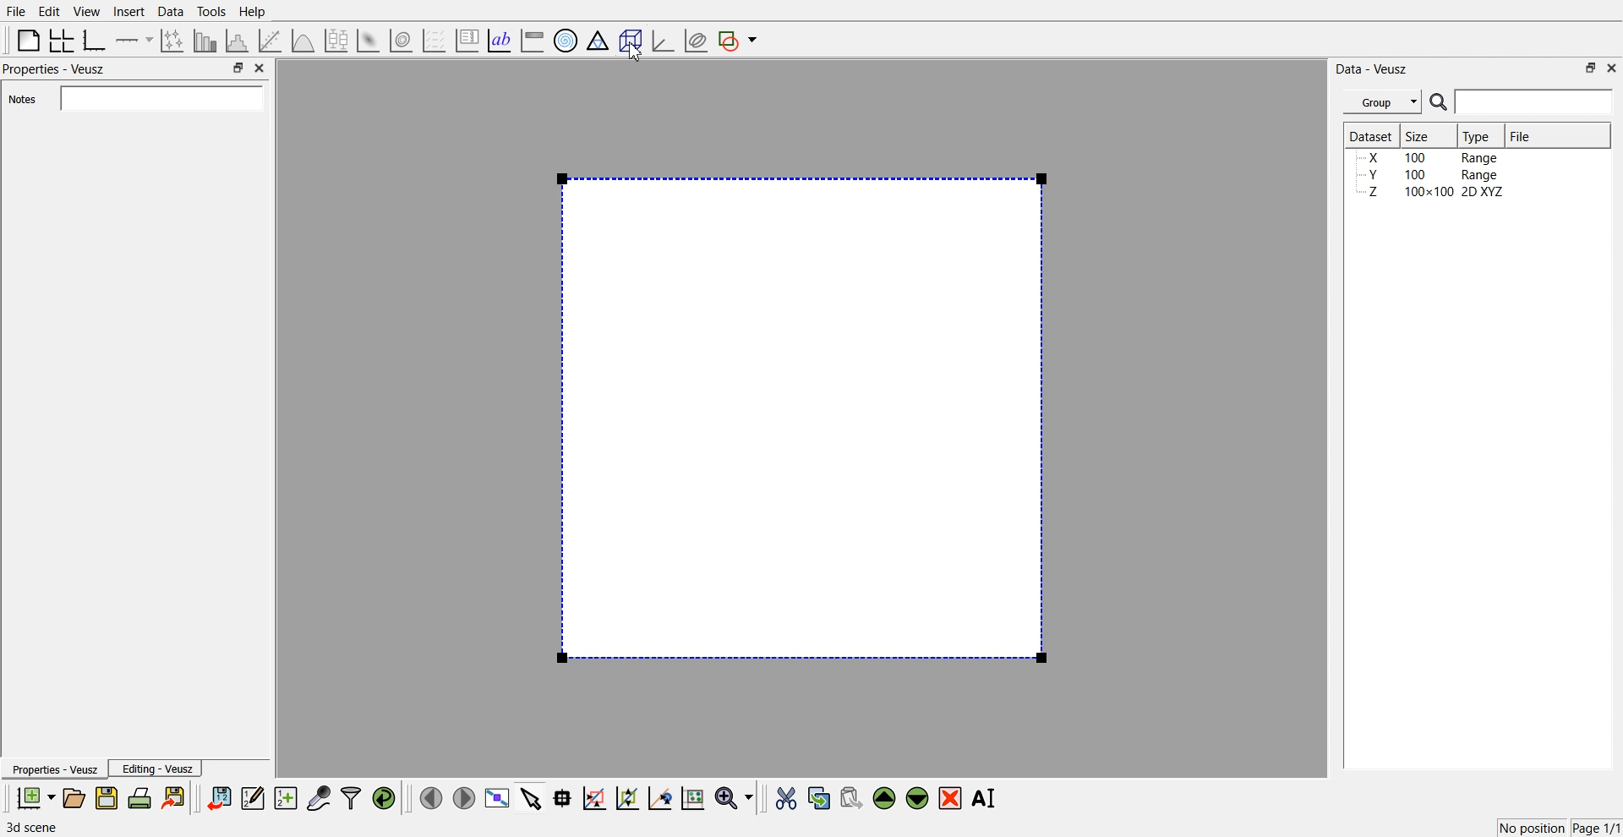  What do you see at coordinates (498, 797) in the screenshot?
I see `View plot full screen` at bounding box center [498, 797].